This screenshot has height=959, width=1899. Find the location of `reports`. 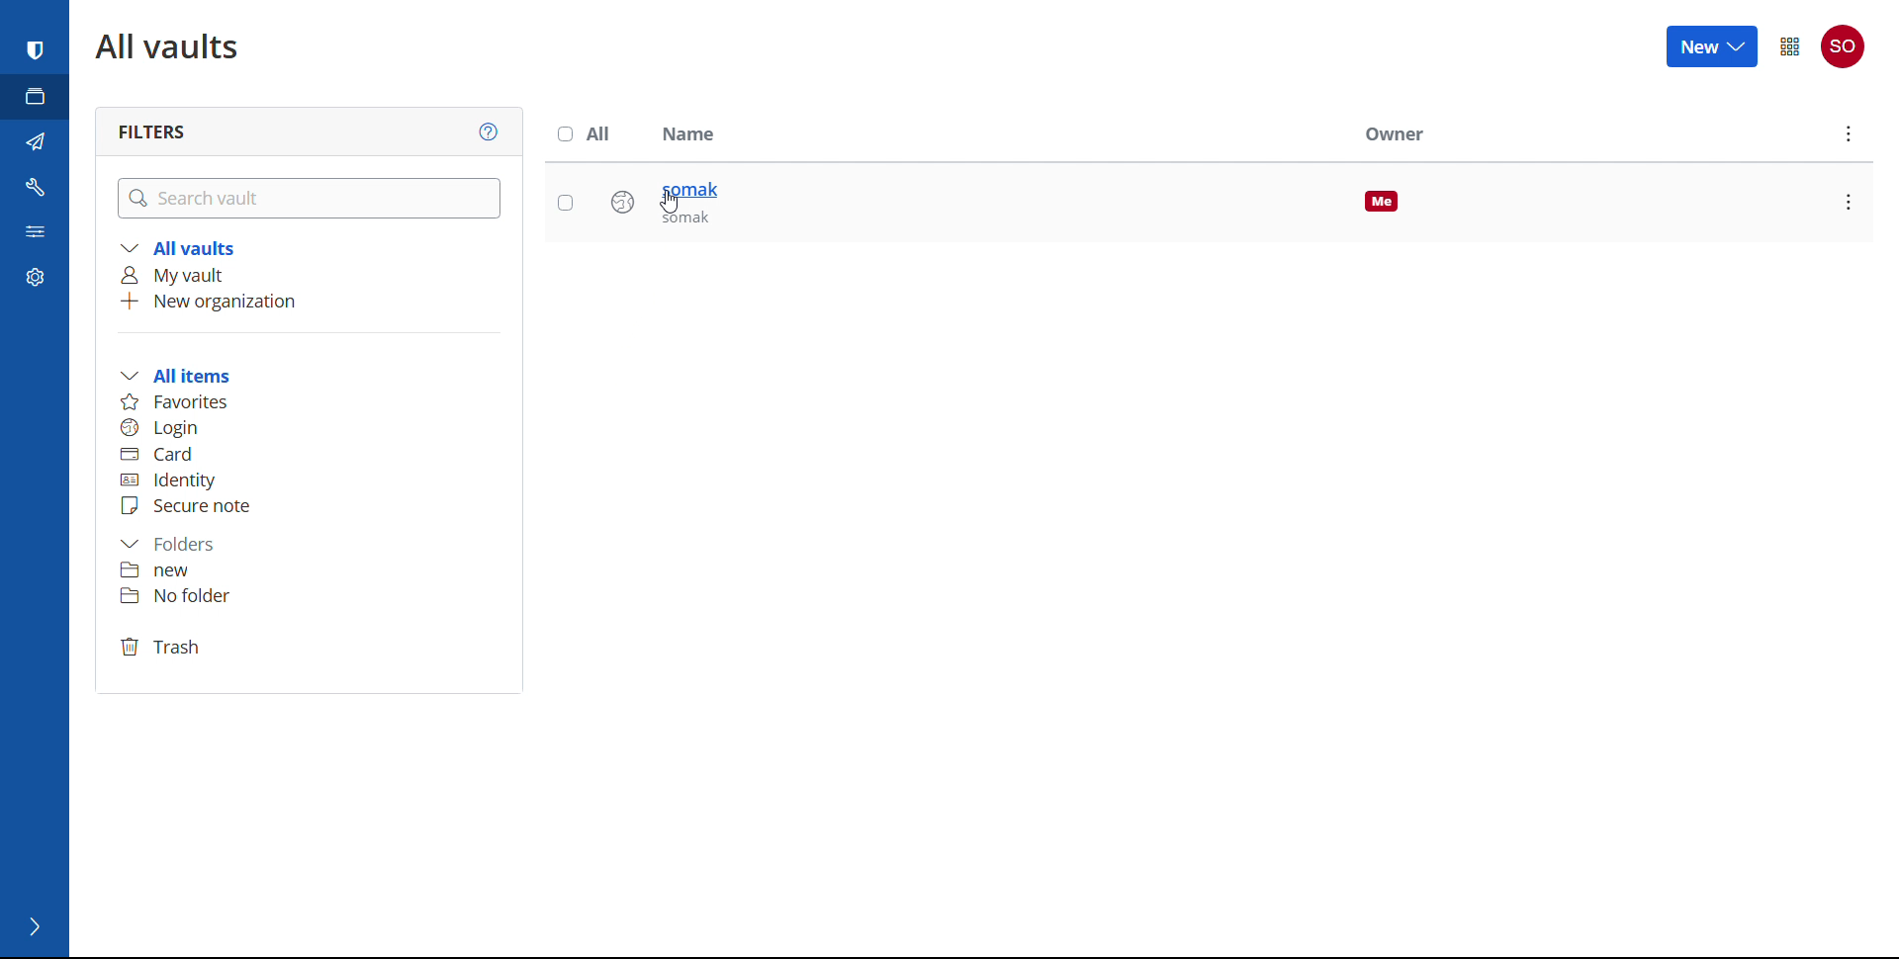

reports is located at coordinates (35, 228).